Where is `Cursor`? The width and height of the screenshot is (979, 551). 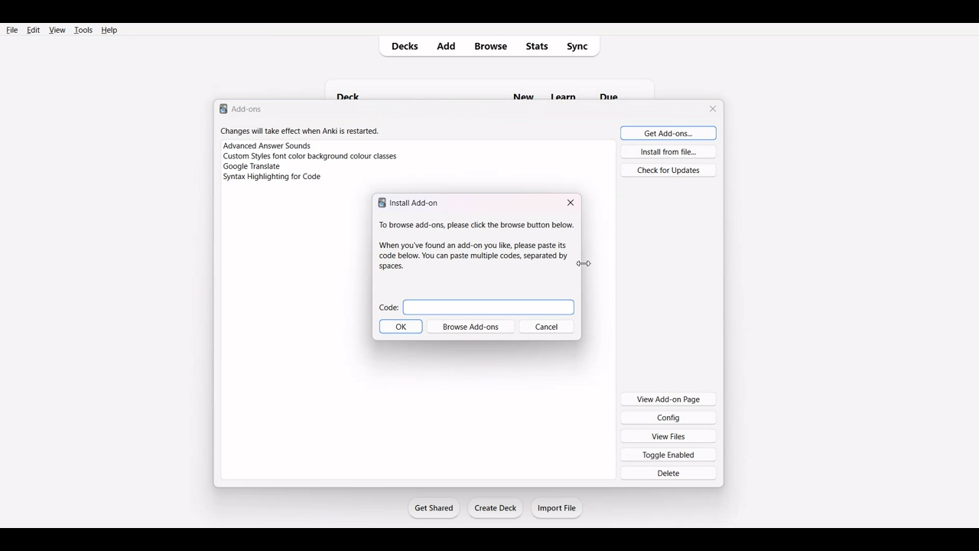
Cursor is located at coordinates (590, 262).